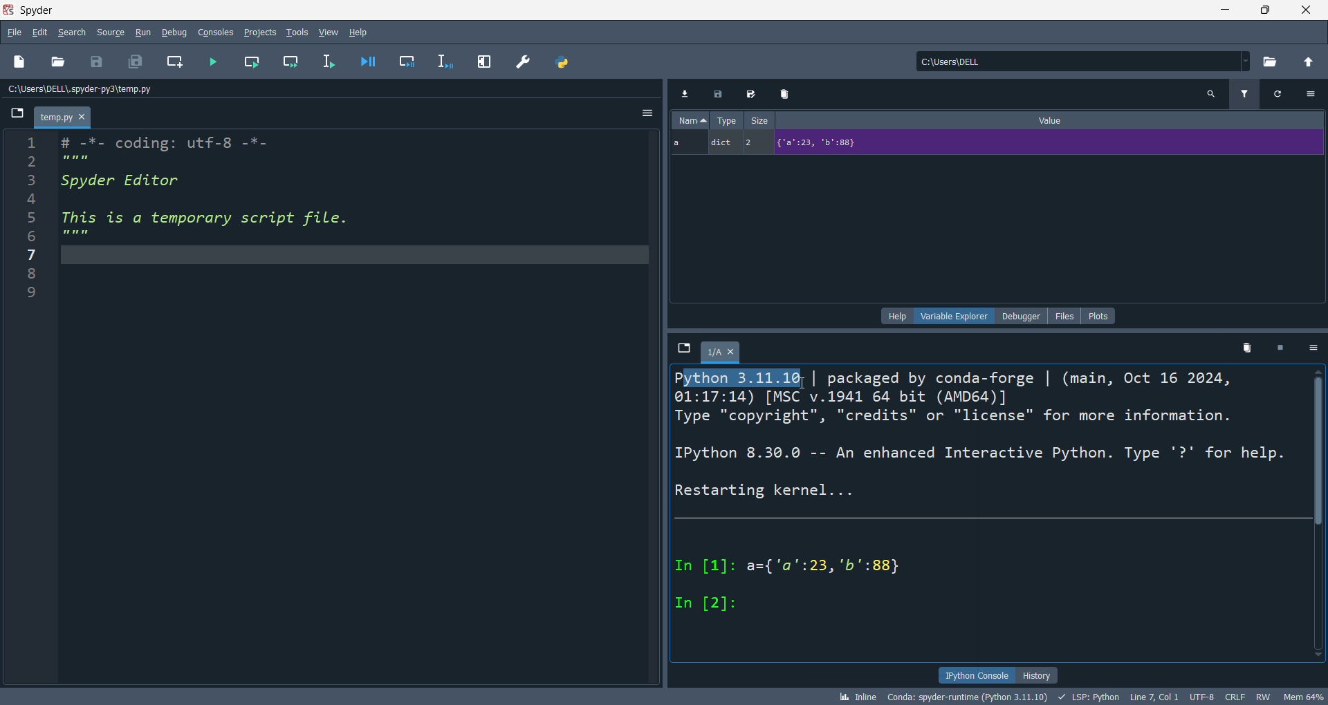 The width and height of the screenshot is (1328, 705). Describe the element at coordinates (647, 114) in the screenshot. I see `options` at that location.